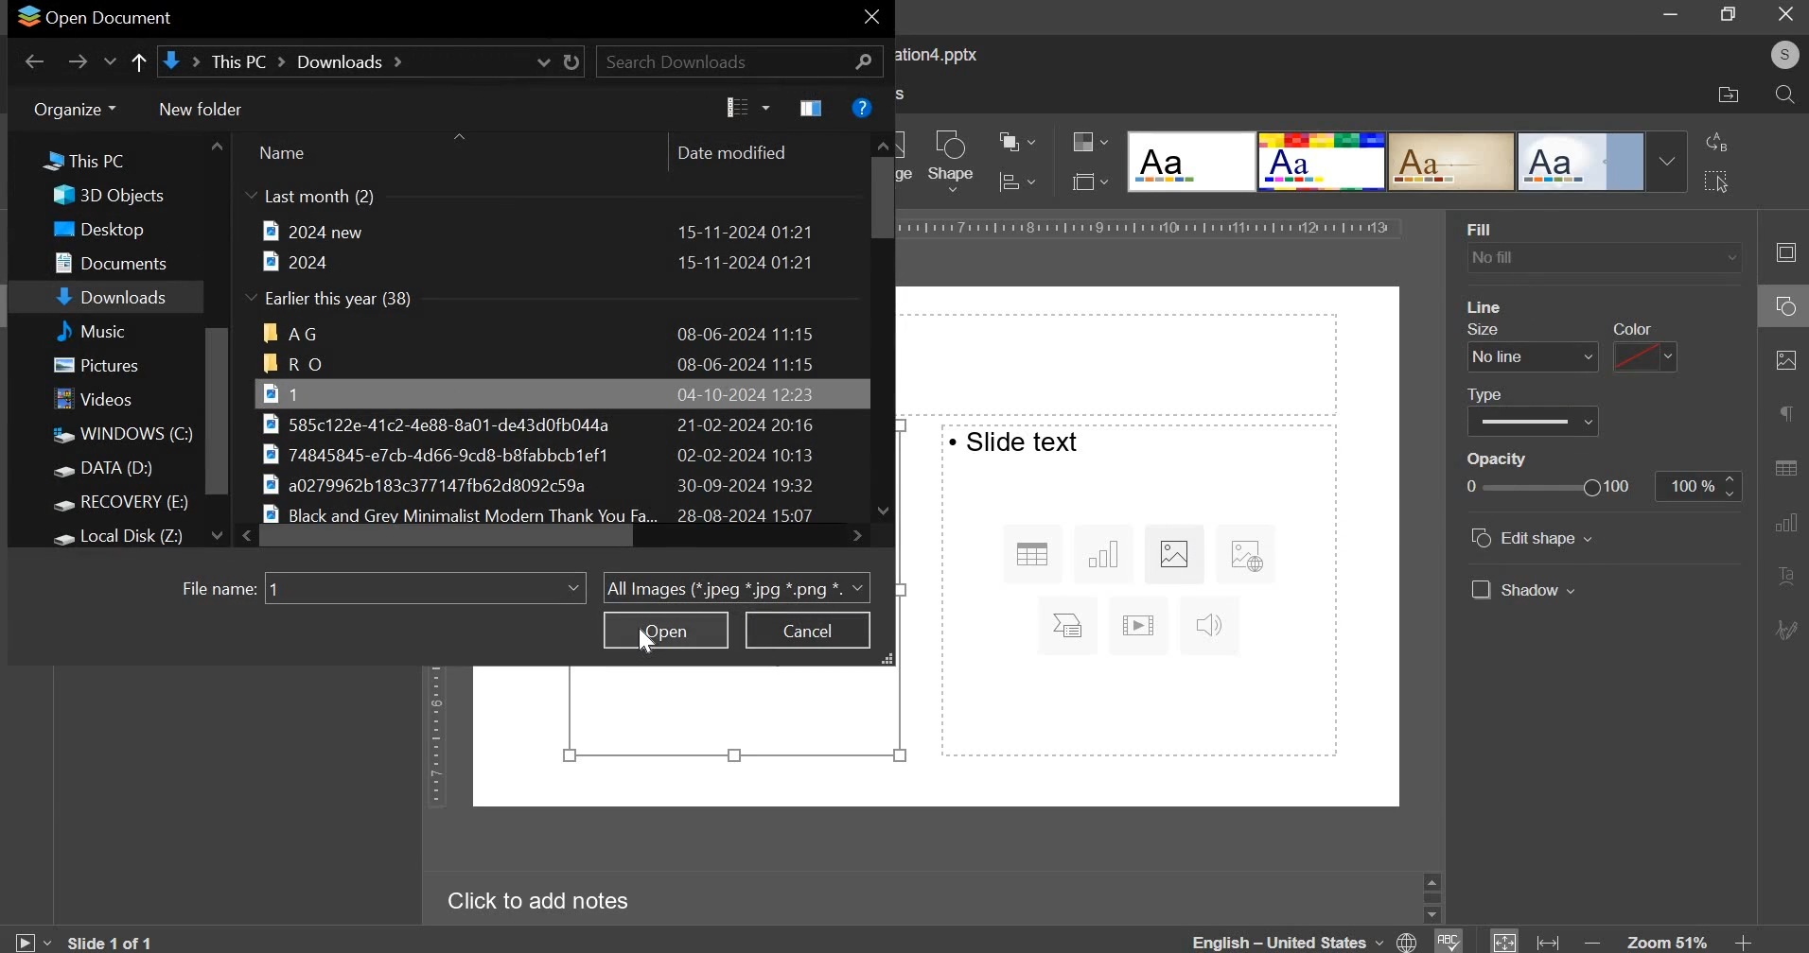 The height and width of the screenshot is (953, 1809). Describe the element at coordinates (1717, 142) in the screenshot. I see `replace` at that location.